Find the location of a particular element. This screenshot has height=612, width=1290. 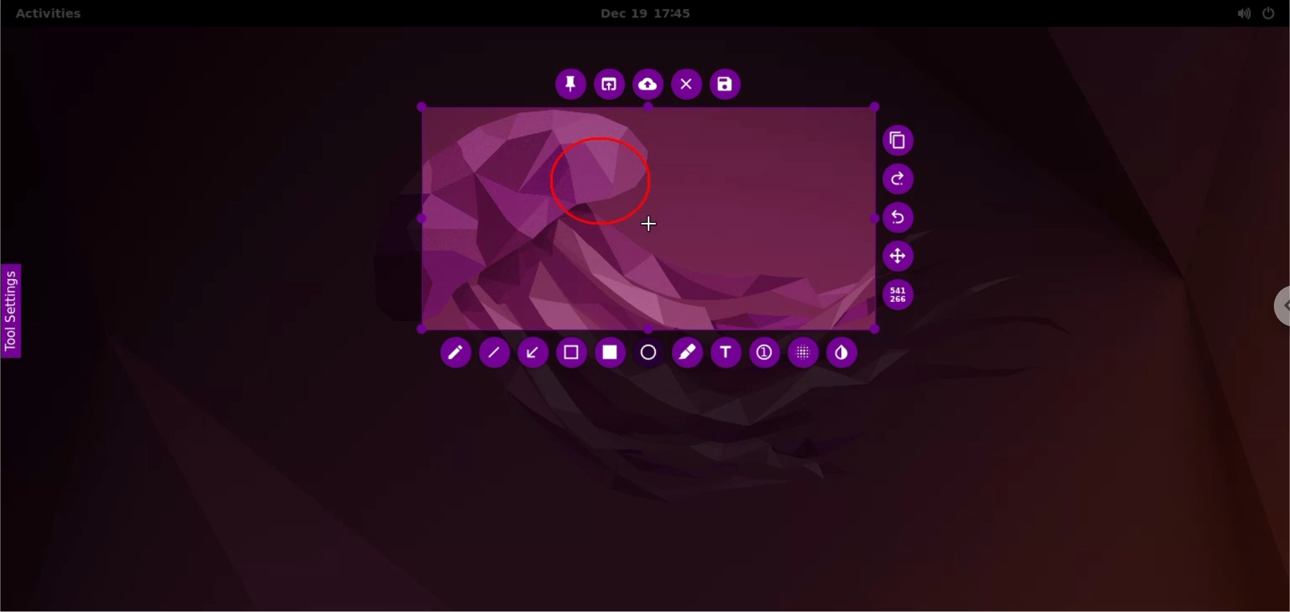

line tool is located at coordinates (497, 356).